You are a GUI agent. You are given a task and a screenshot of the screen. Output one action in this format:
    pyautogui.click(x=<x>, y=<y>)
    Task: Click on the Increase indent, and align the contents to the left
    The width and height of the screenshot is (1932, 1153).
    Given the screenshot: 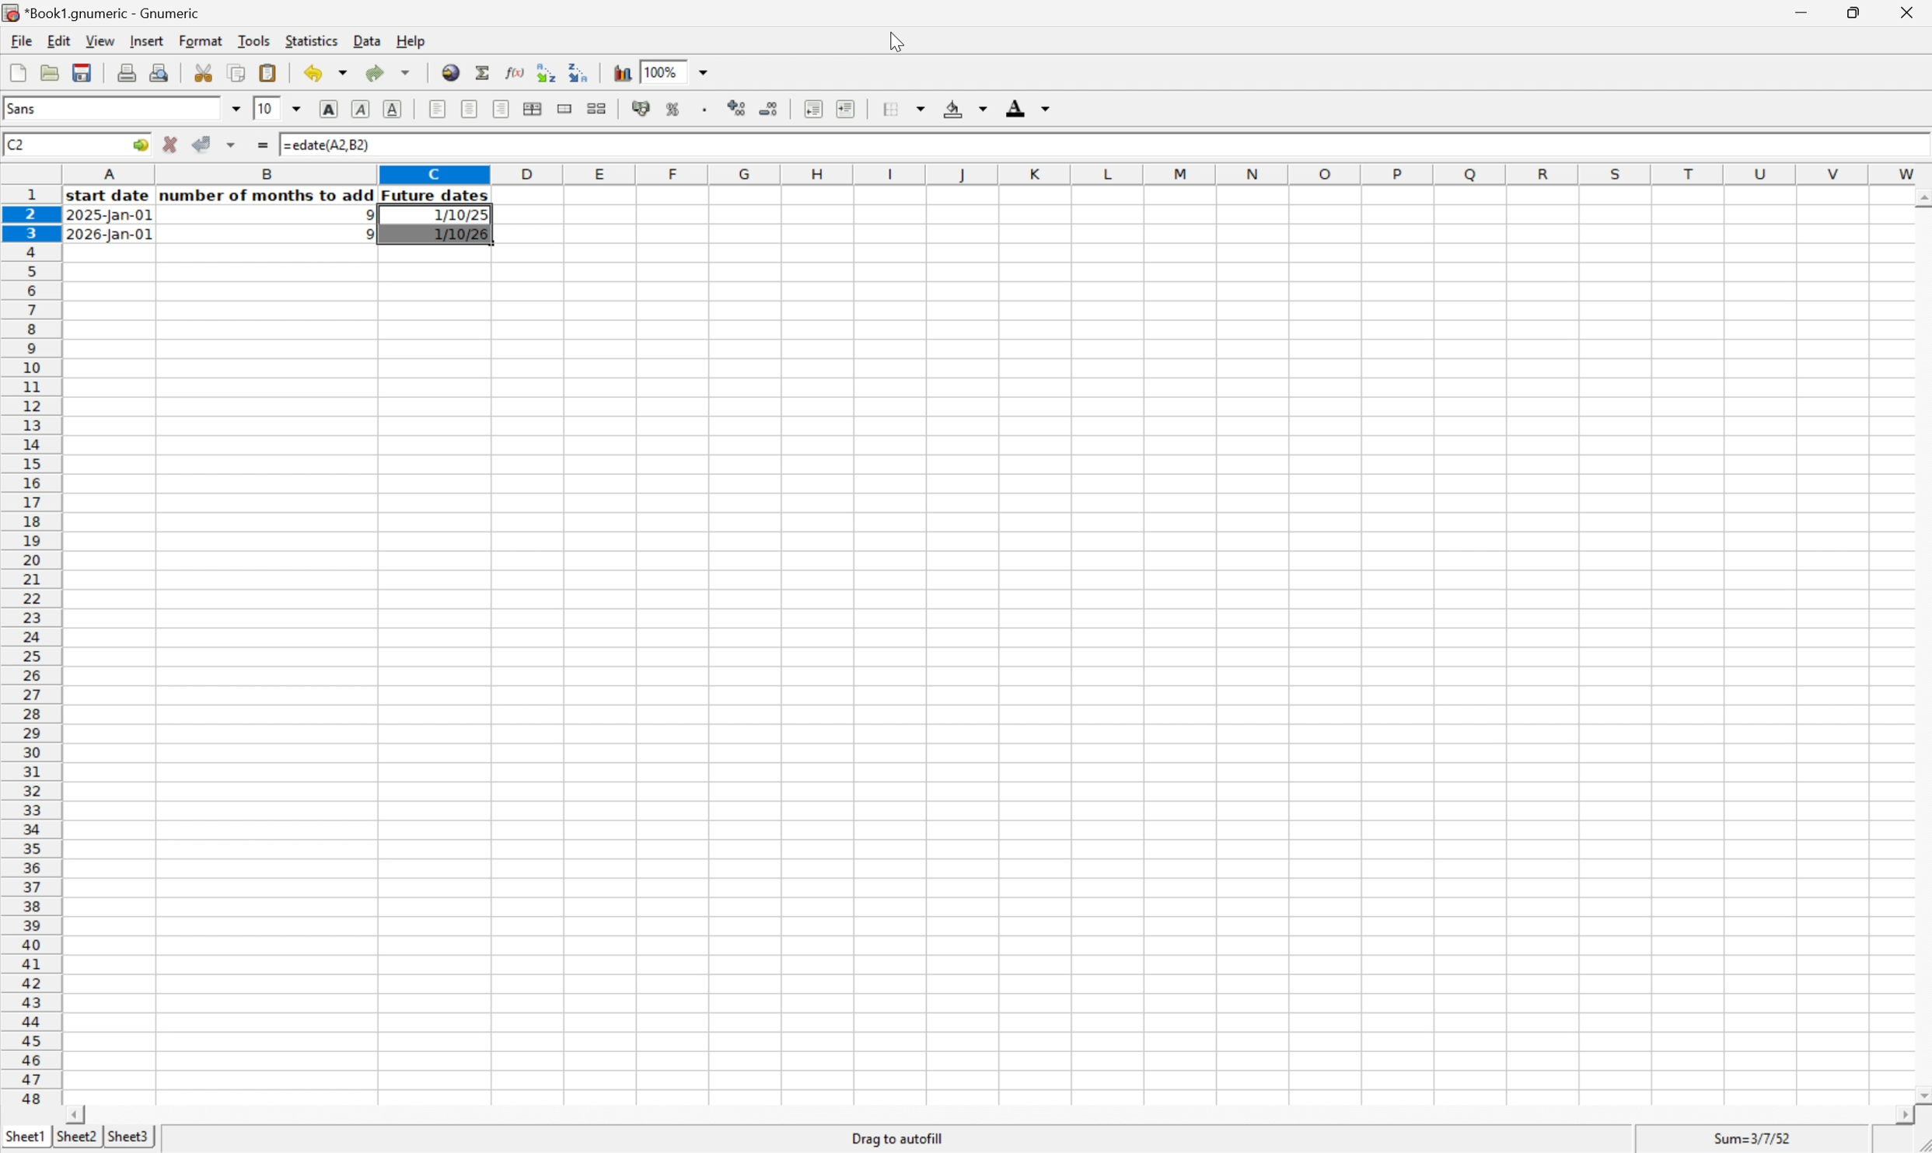 What is the action you would take?
    pyautogui.click(x=845, y=108)
    